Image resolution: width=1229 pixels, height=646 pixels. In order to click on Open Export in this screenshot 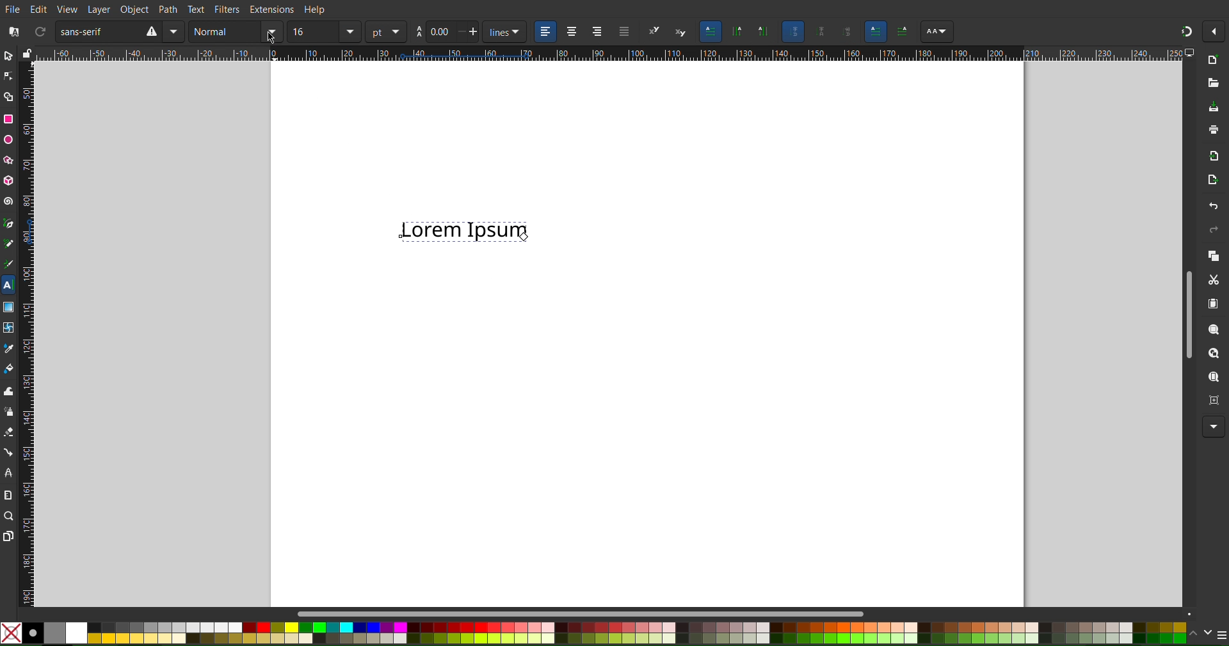, I will do `click(1210, 181)`.